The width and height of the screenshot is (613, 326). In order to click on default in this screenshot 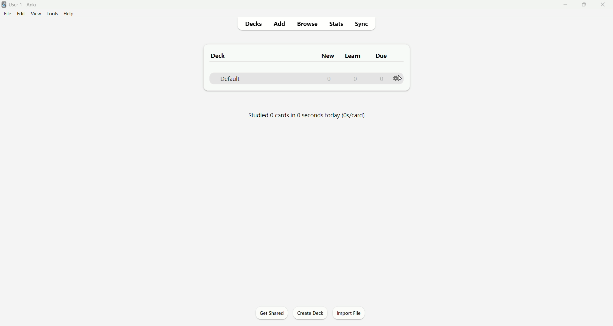, I will do `click(231, 79)`.